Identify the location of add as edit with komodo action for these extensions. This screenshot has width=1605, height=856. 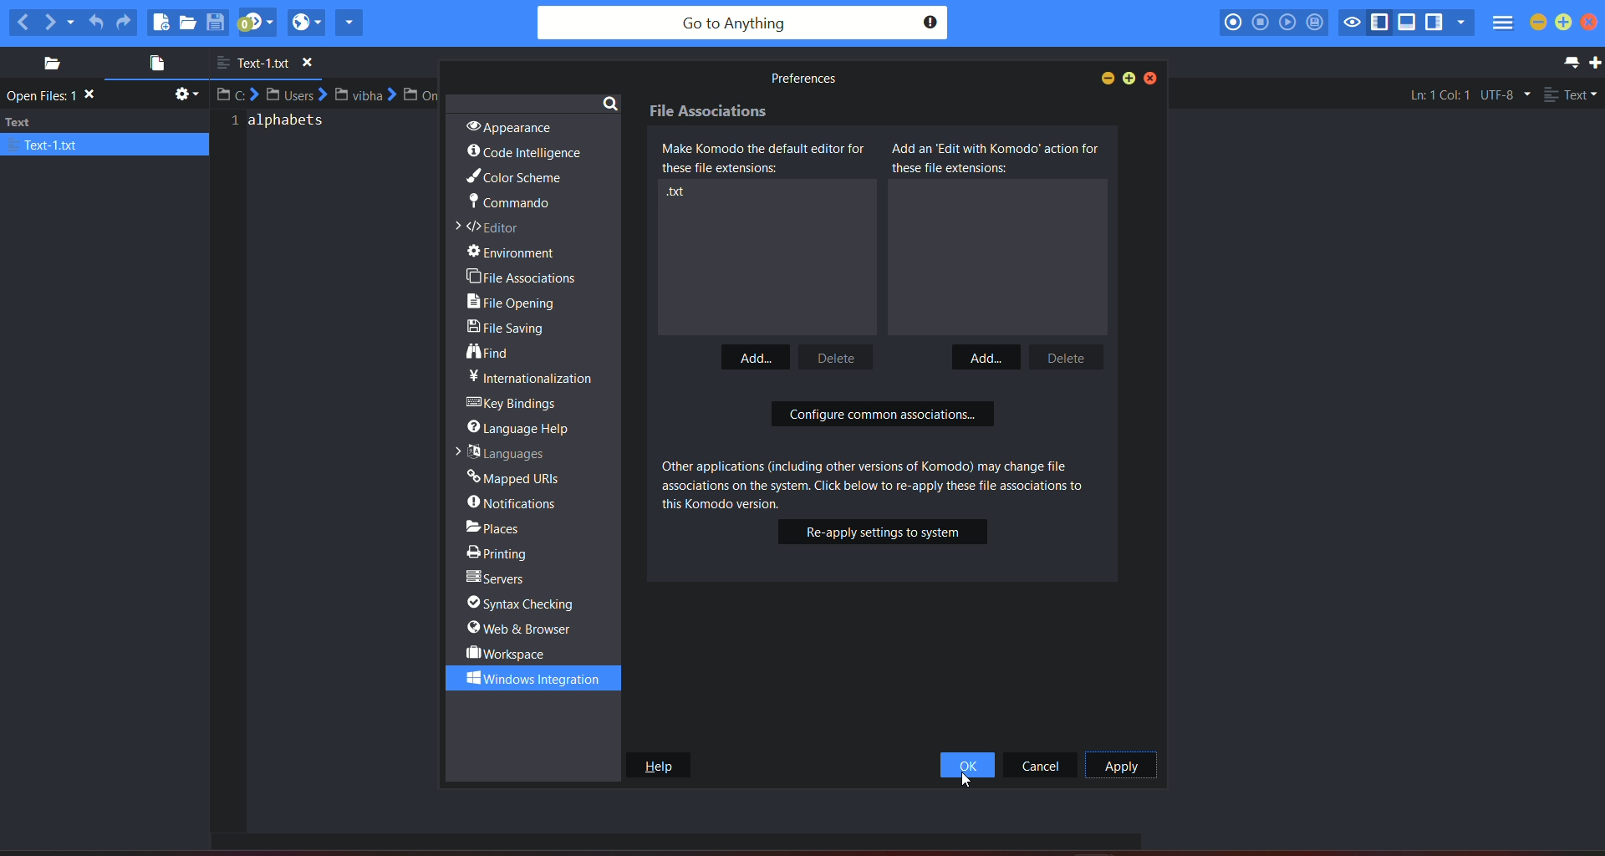
(996, 158).